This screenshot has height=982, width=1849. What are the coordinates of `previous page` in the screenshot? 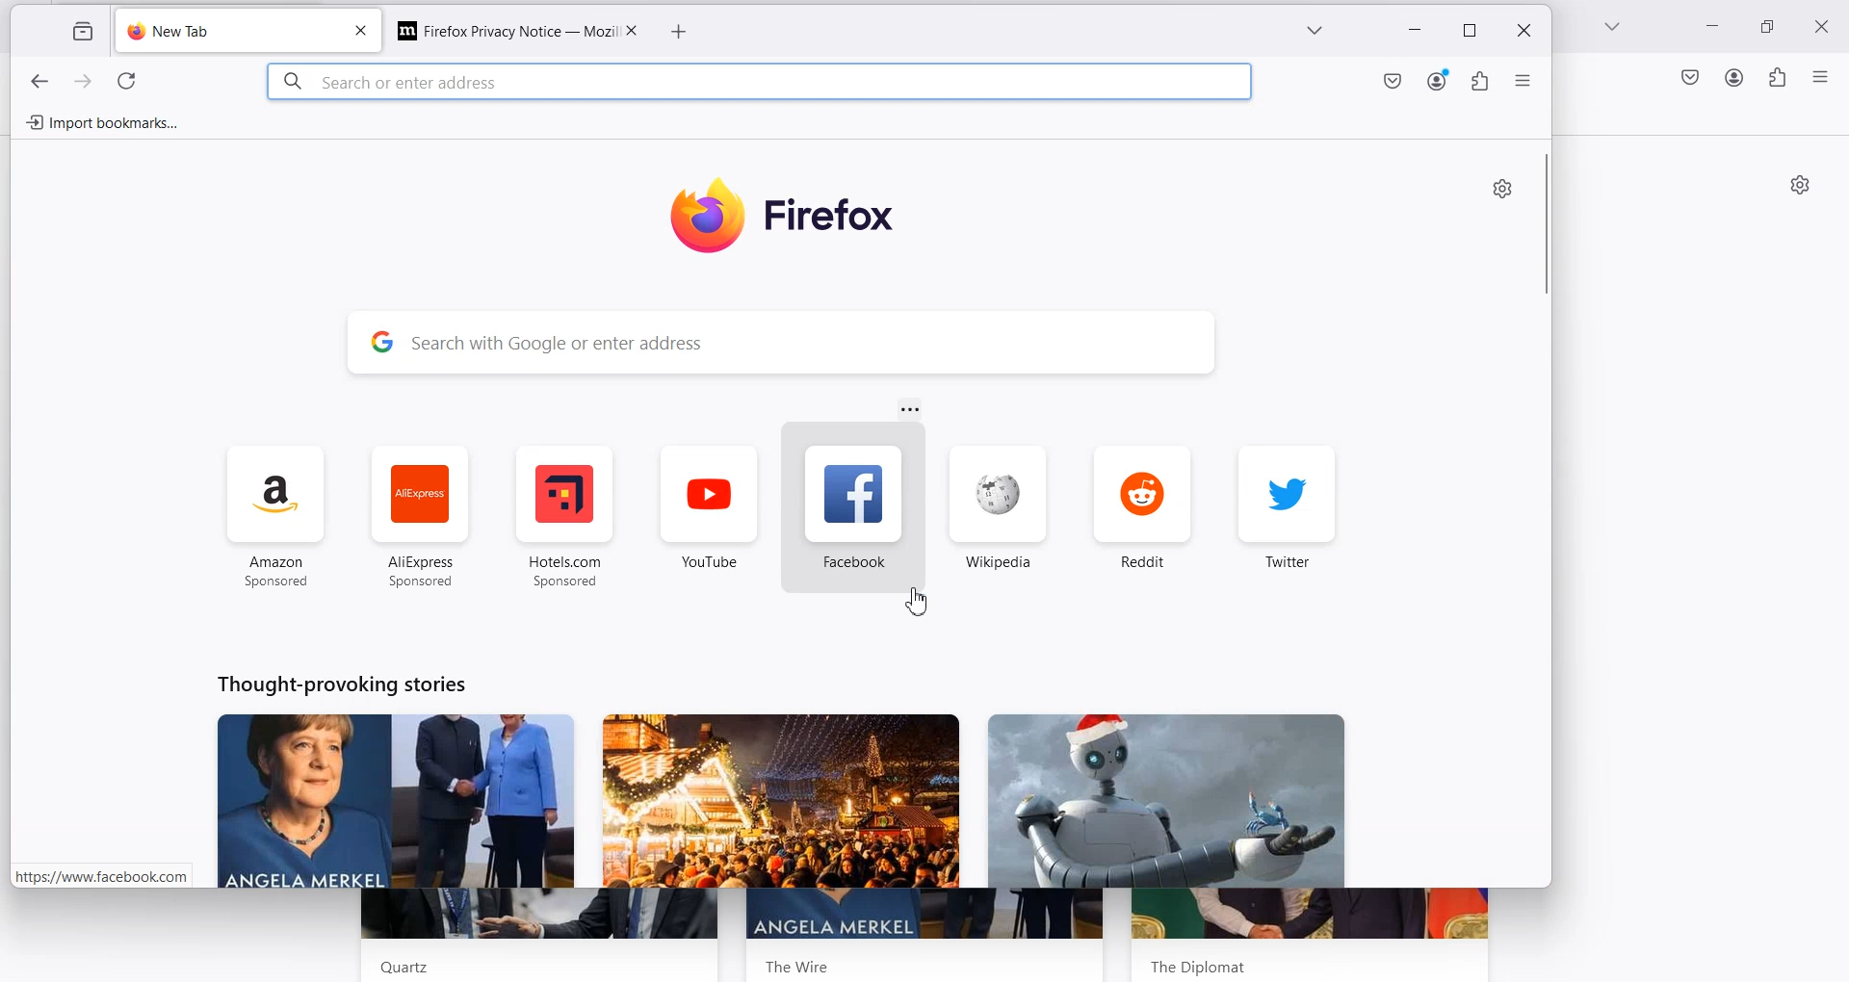 It's located at (39, 83).